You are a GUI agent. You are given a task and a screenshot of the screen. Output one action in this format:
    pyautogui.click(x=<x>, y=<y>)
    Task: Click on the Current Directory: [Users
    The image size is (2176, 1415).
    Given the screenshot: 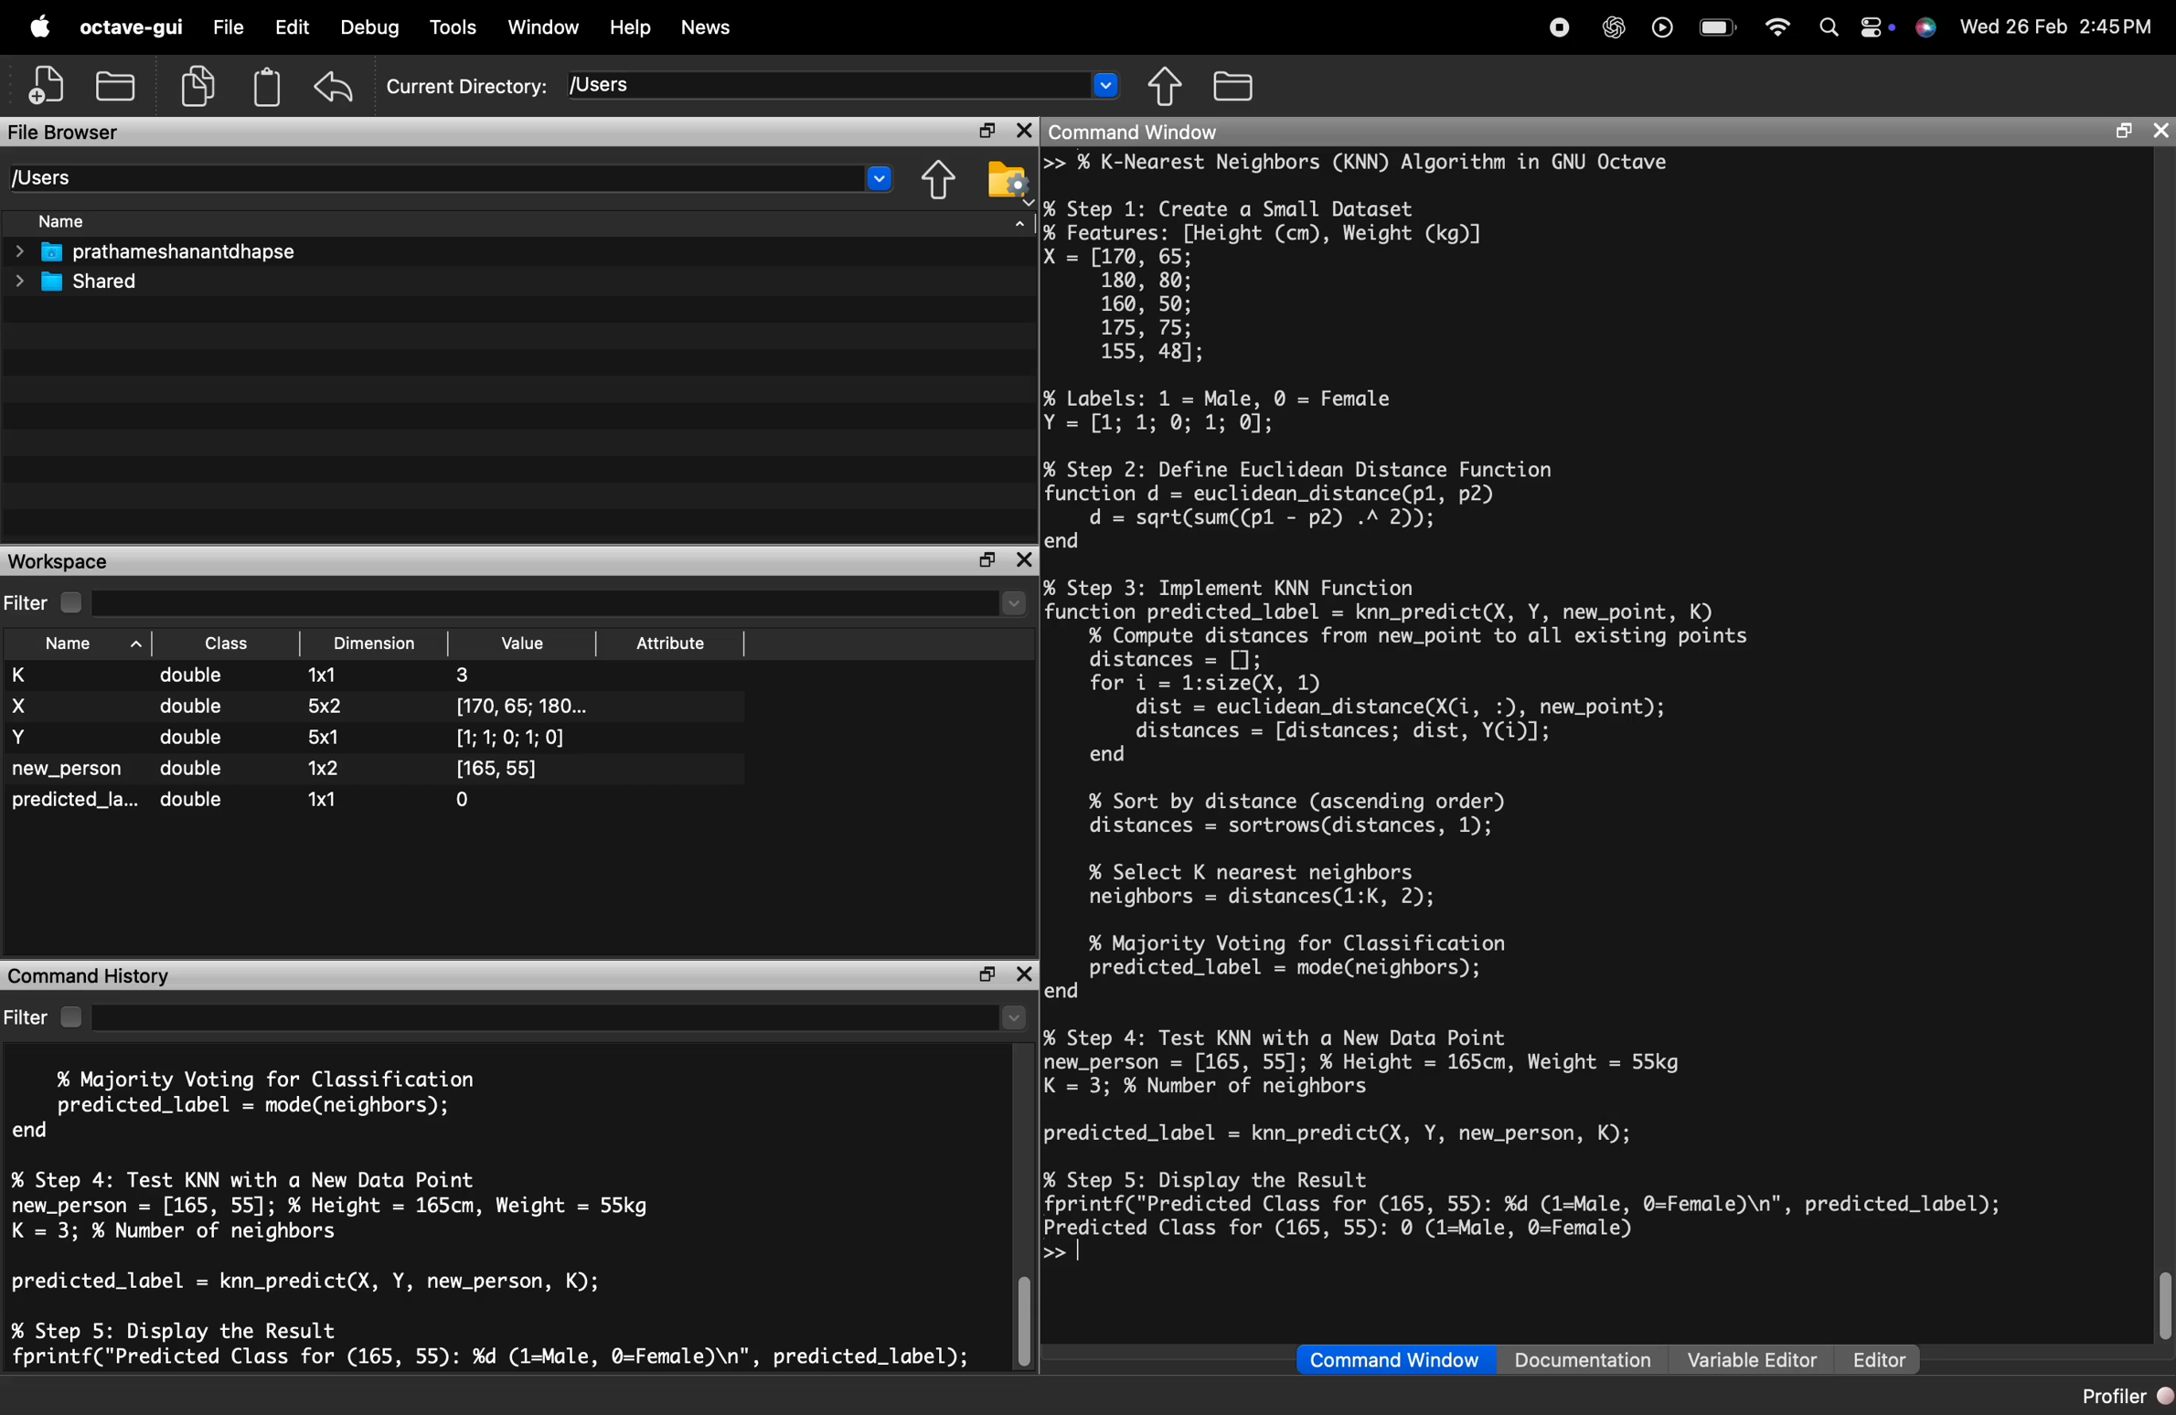 What is the action you would take?
    pyautogui.click(x=519, y=85)
    